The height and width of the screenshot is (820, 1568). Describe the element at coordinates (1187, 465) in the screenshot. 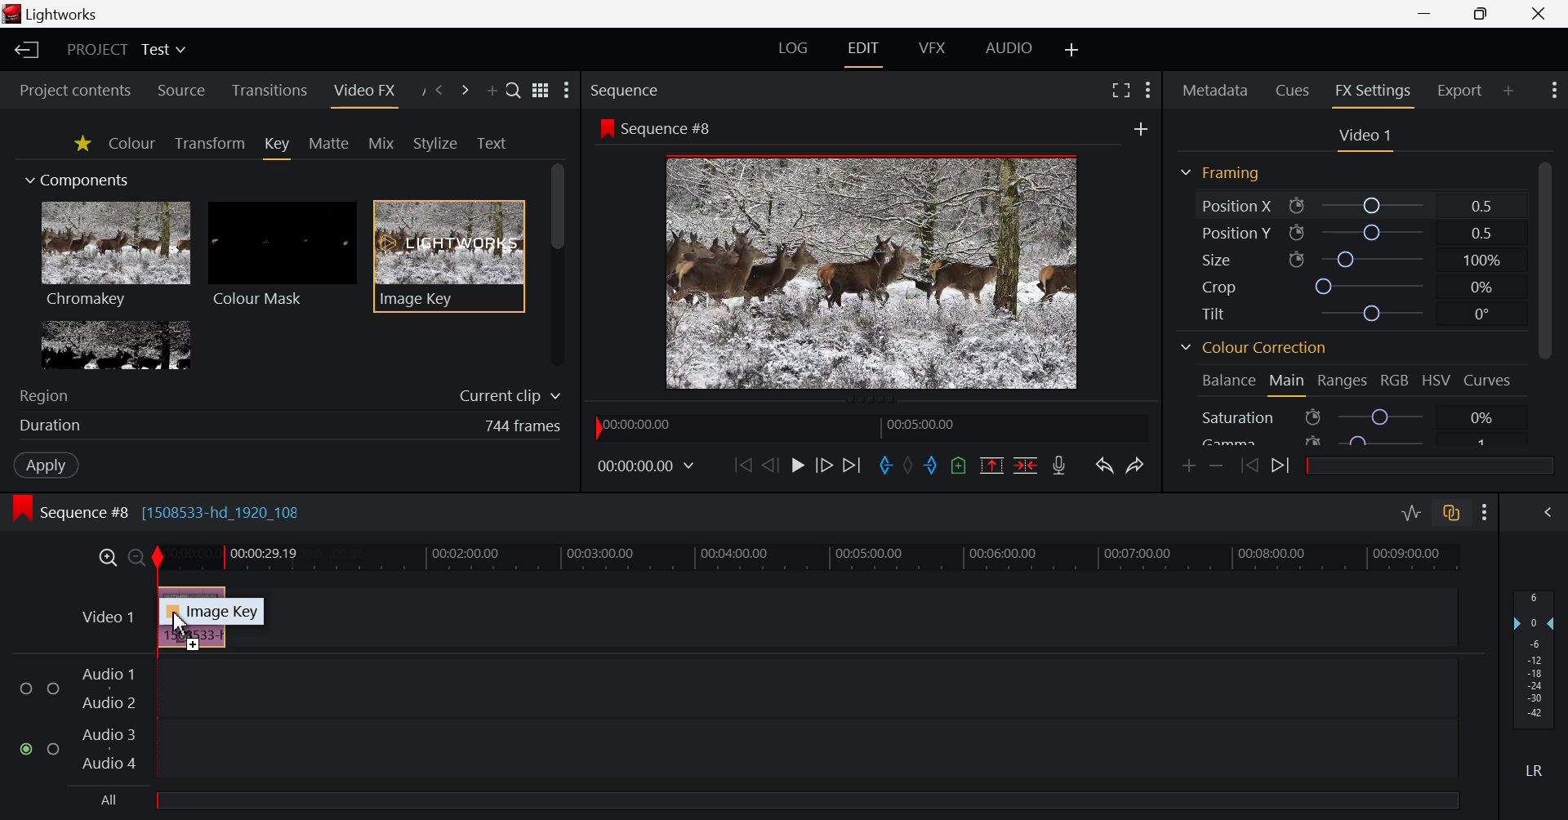

I see `Add keyframe` at that location.